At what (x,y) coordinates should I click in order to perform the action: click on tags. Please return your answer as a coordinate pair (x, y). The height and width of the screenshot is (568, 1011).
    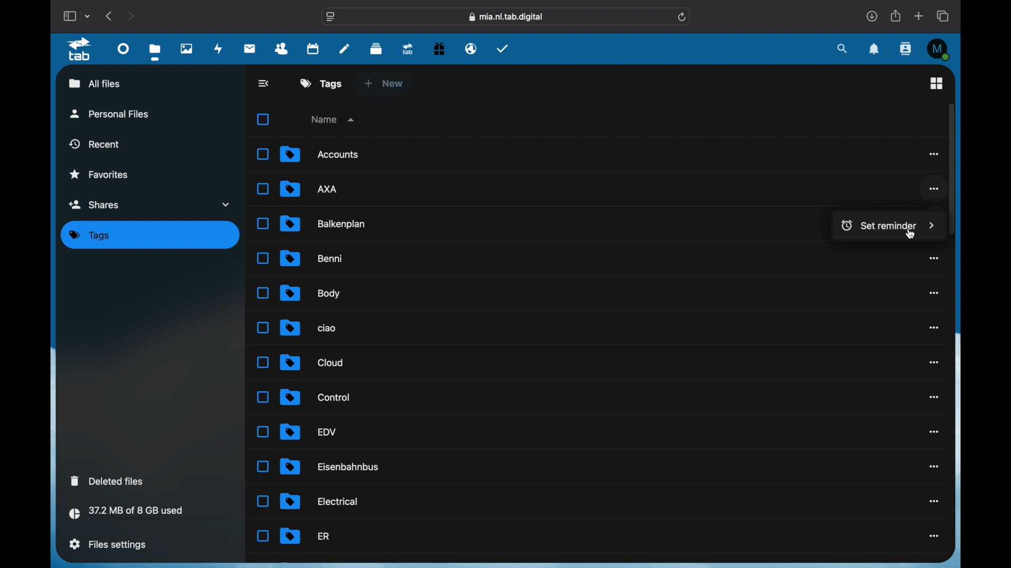
    Looking at the image, I should click on (90, 236).